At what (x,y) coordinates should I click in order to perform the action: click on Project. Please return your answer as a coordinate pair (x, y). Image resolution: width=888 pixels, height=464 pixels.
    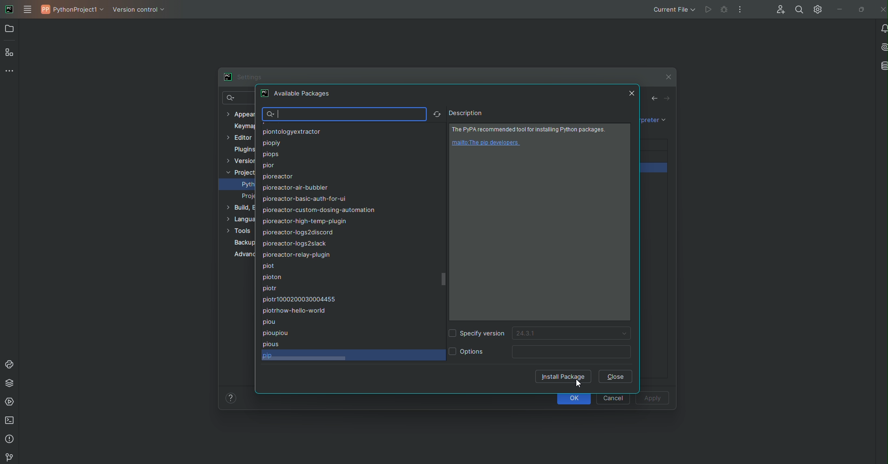
    Looking at the image, I should click on (239, 171).